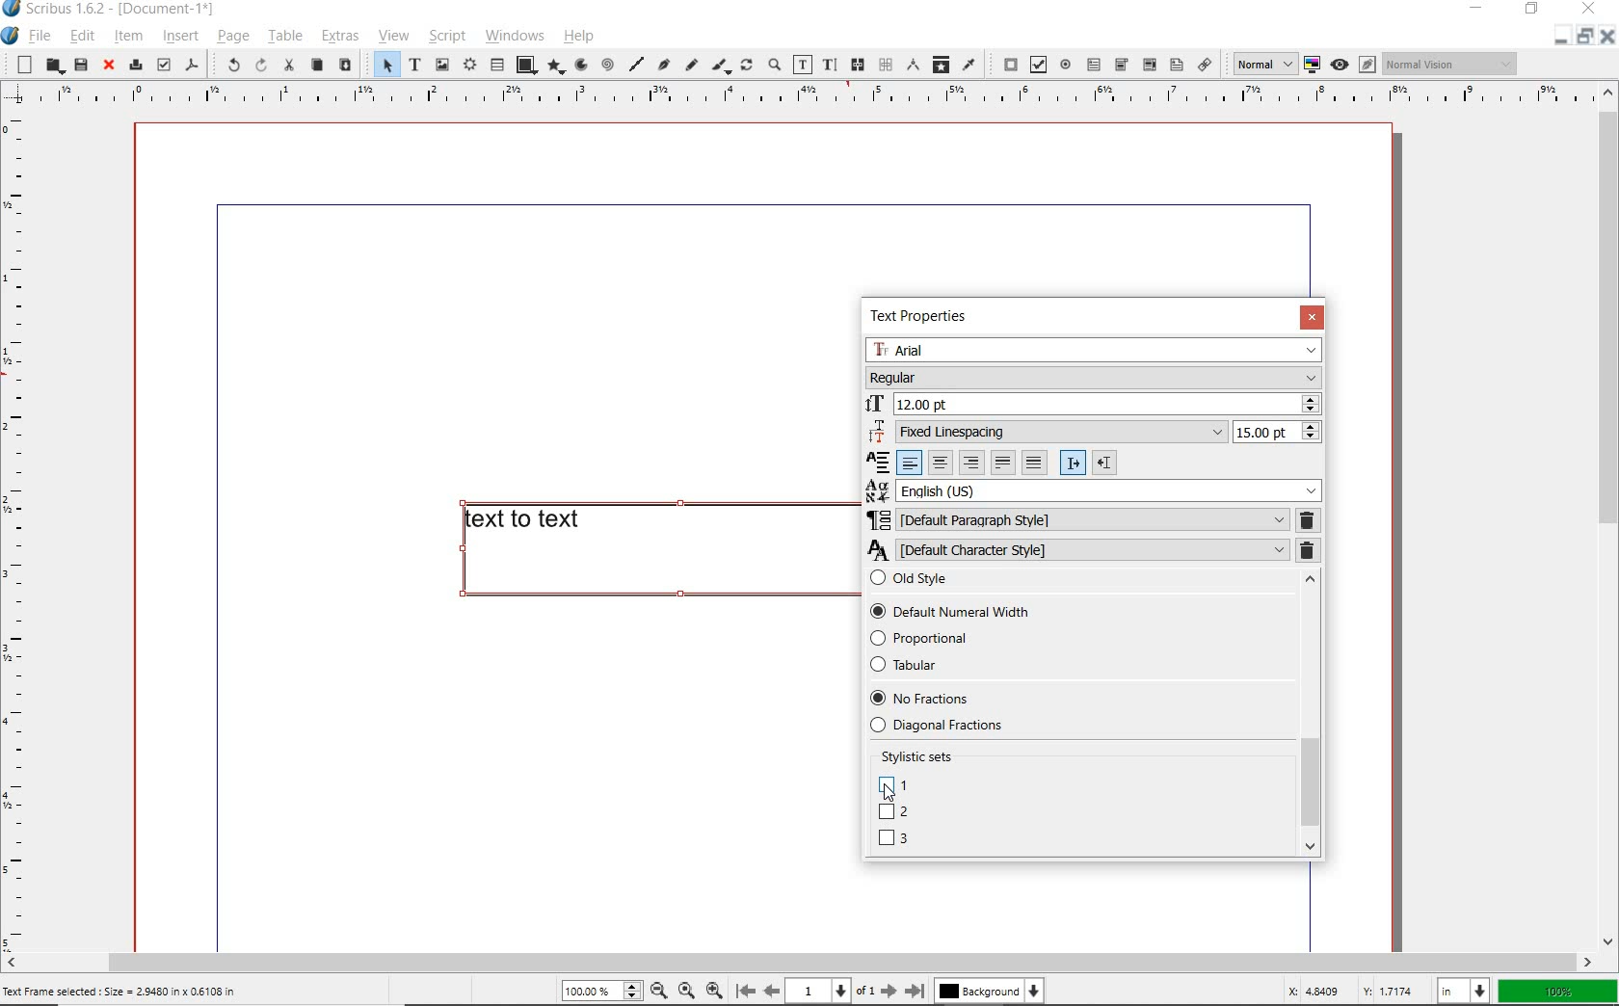  I want to click on unlink text frames, so click(885, 66).